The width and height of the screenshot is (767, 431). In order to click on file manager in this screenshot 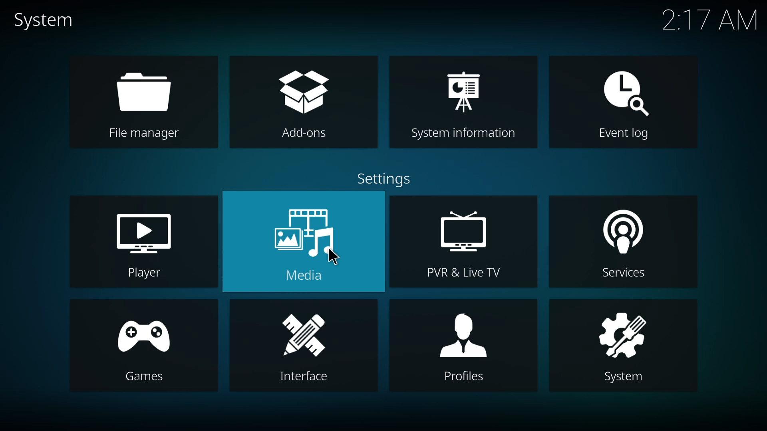, I will do `click(142, 102)`.